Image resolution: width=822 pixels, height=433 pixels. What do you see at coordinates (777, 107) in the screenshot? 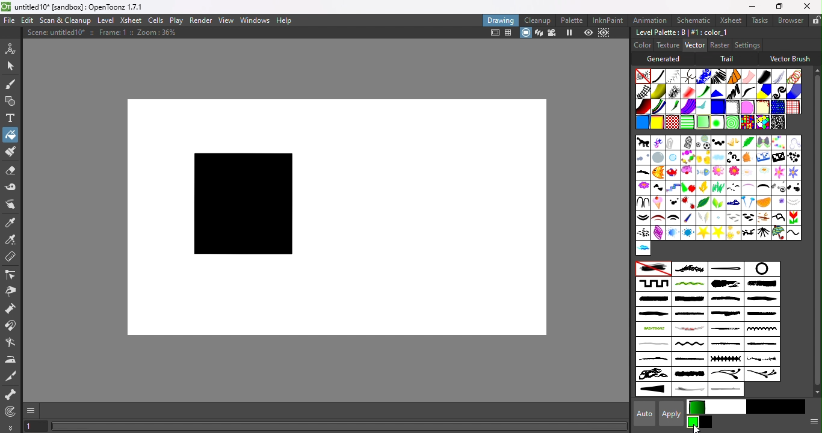
I see `Polka dots` at bounding box center [777, 107].